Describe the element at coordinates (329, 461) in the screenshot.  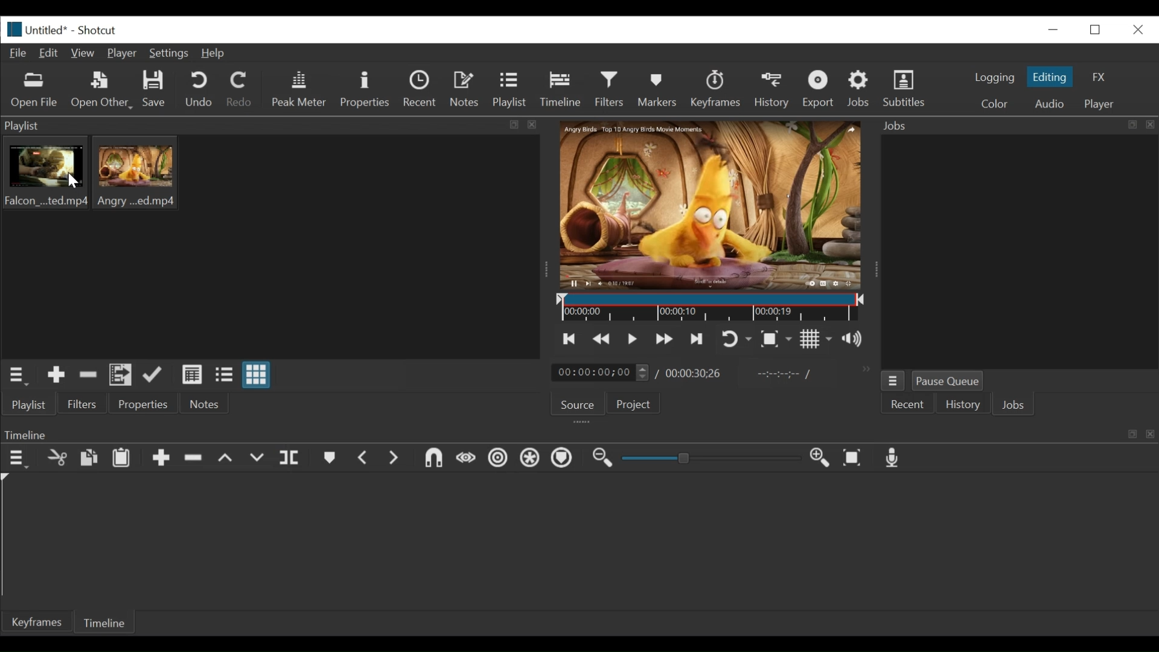
I see `markers` at that location.